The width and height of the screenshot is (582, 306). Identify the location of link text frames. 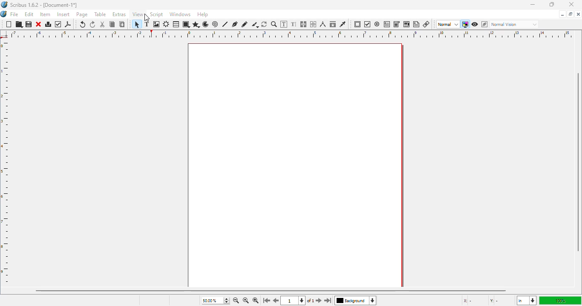
(304, 24).